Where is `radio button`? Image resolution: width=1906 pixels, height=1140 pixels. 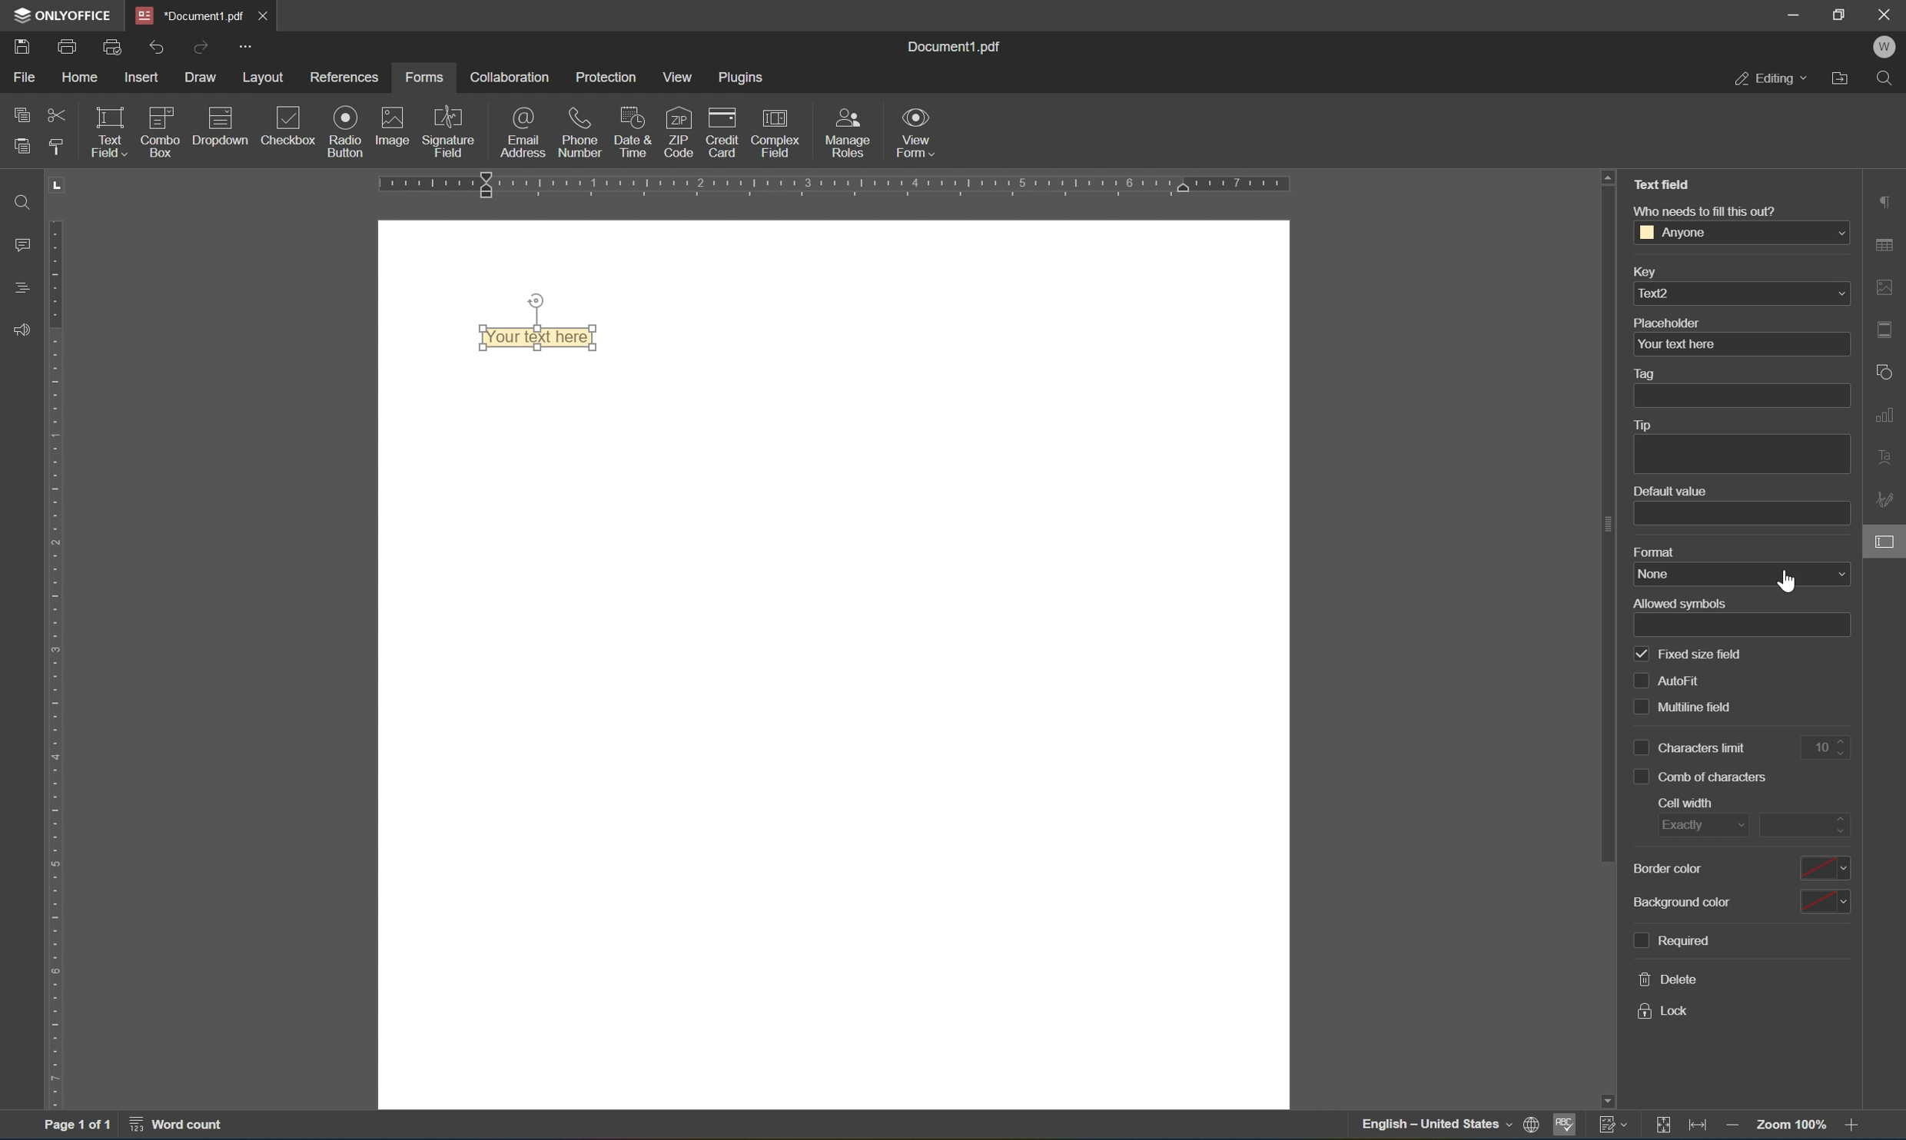
radio button is located at coordinates (344, 131).